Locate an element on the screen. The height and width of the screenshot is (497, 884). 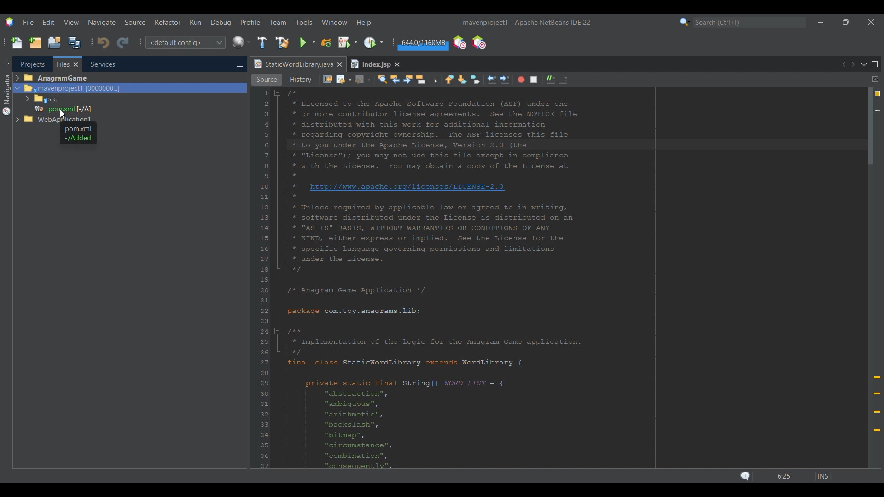
Find selection is located at coordinates (383, 80).